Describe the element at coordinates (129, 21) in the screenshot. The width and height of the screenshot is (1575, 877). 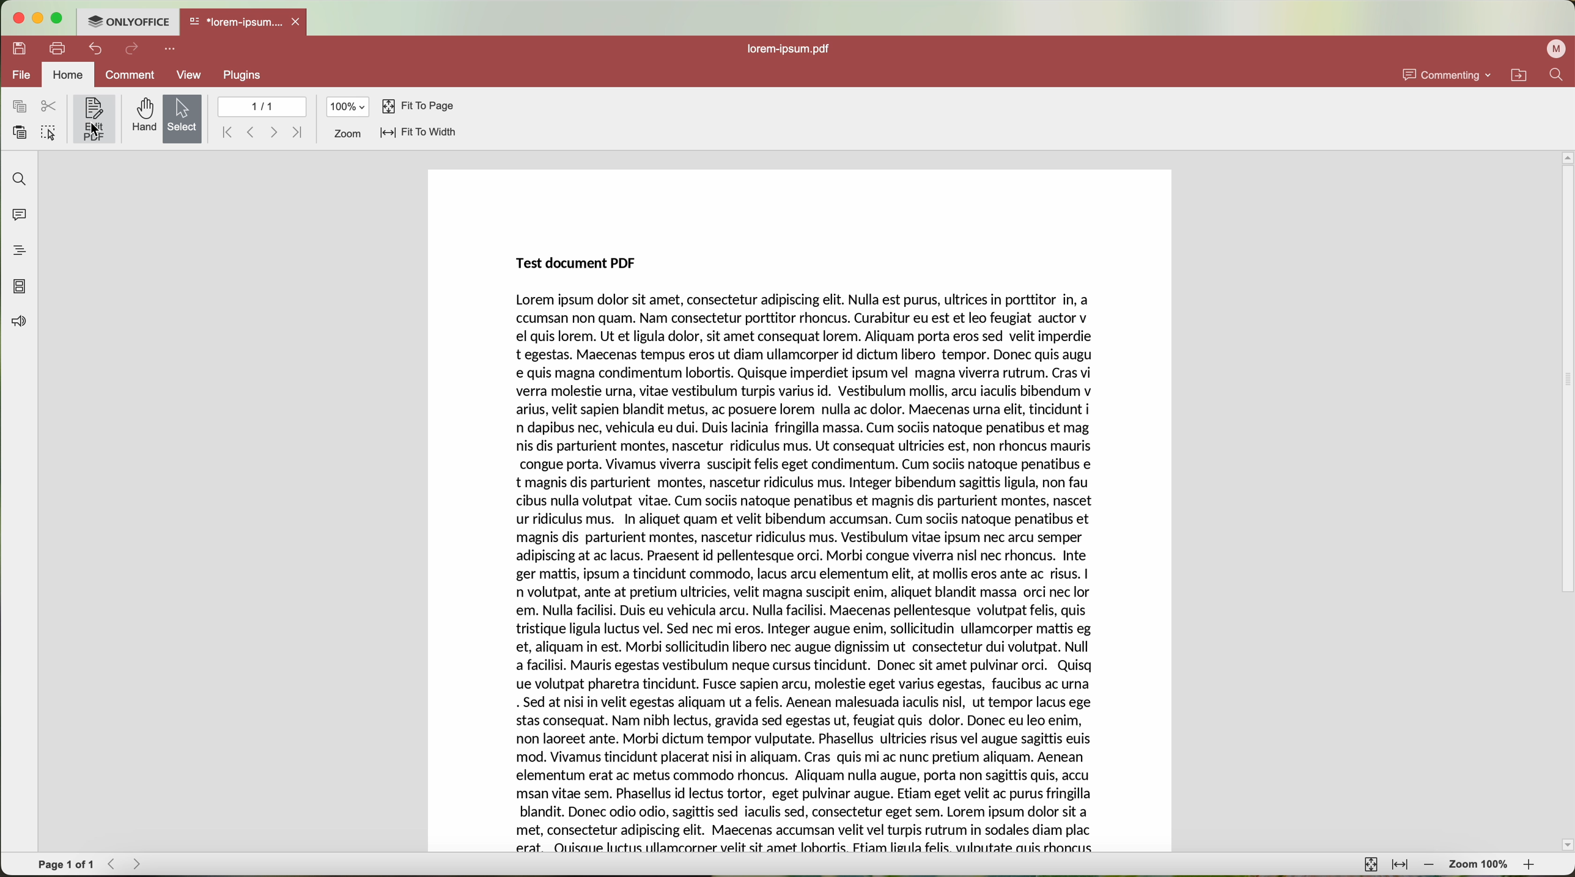
I see `ONLYOFFICE` at that location.